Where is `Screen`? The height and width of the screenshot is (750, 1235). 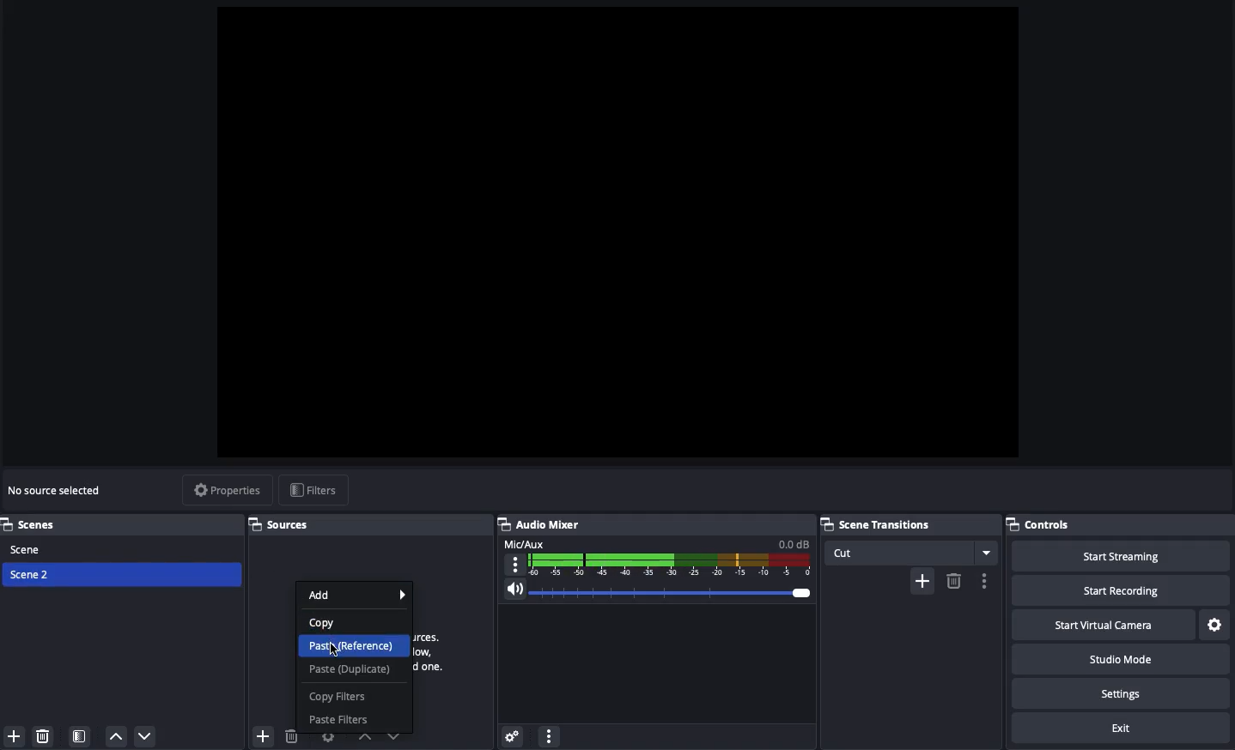 Screen is located at coordinates (623, 231).